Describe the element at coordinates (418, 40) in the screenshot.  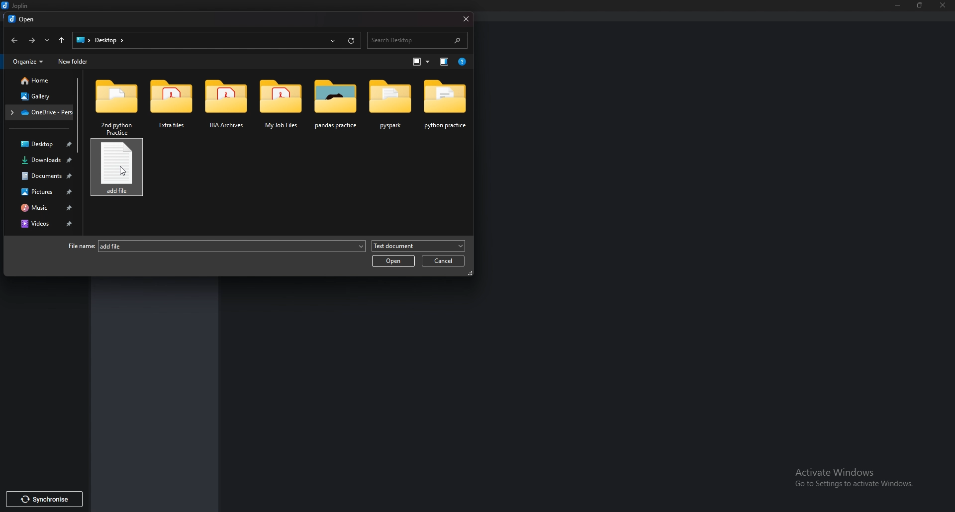
I see `Search desktop` at that location.